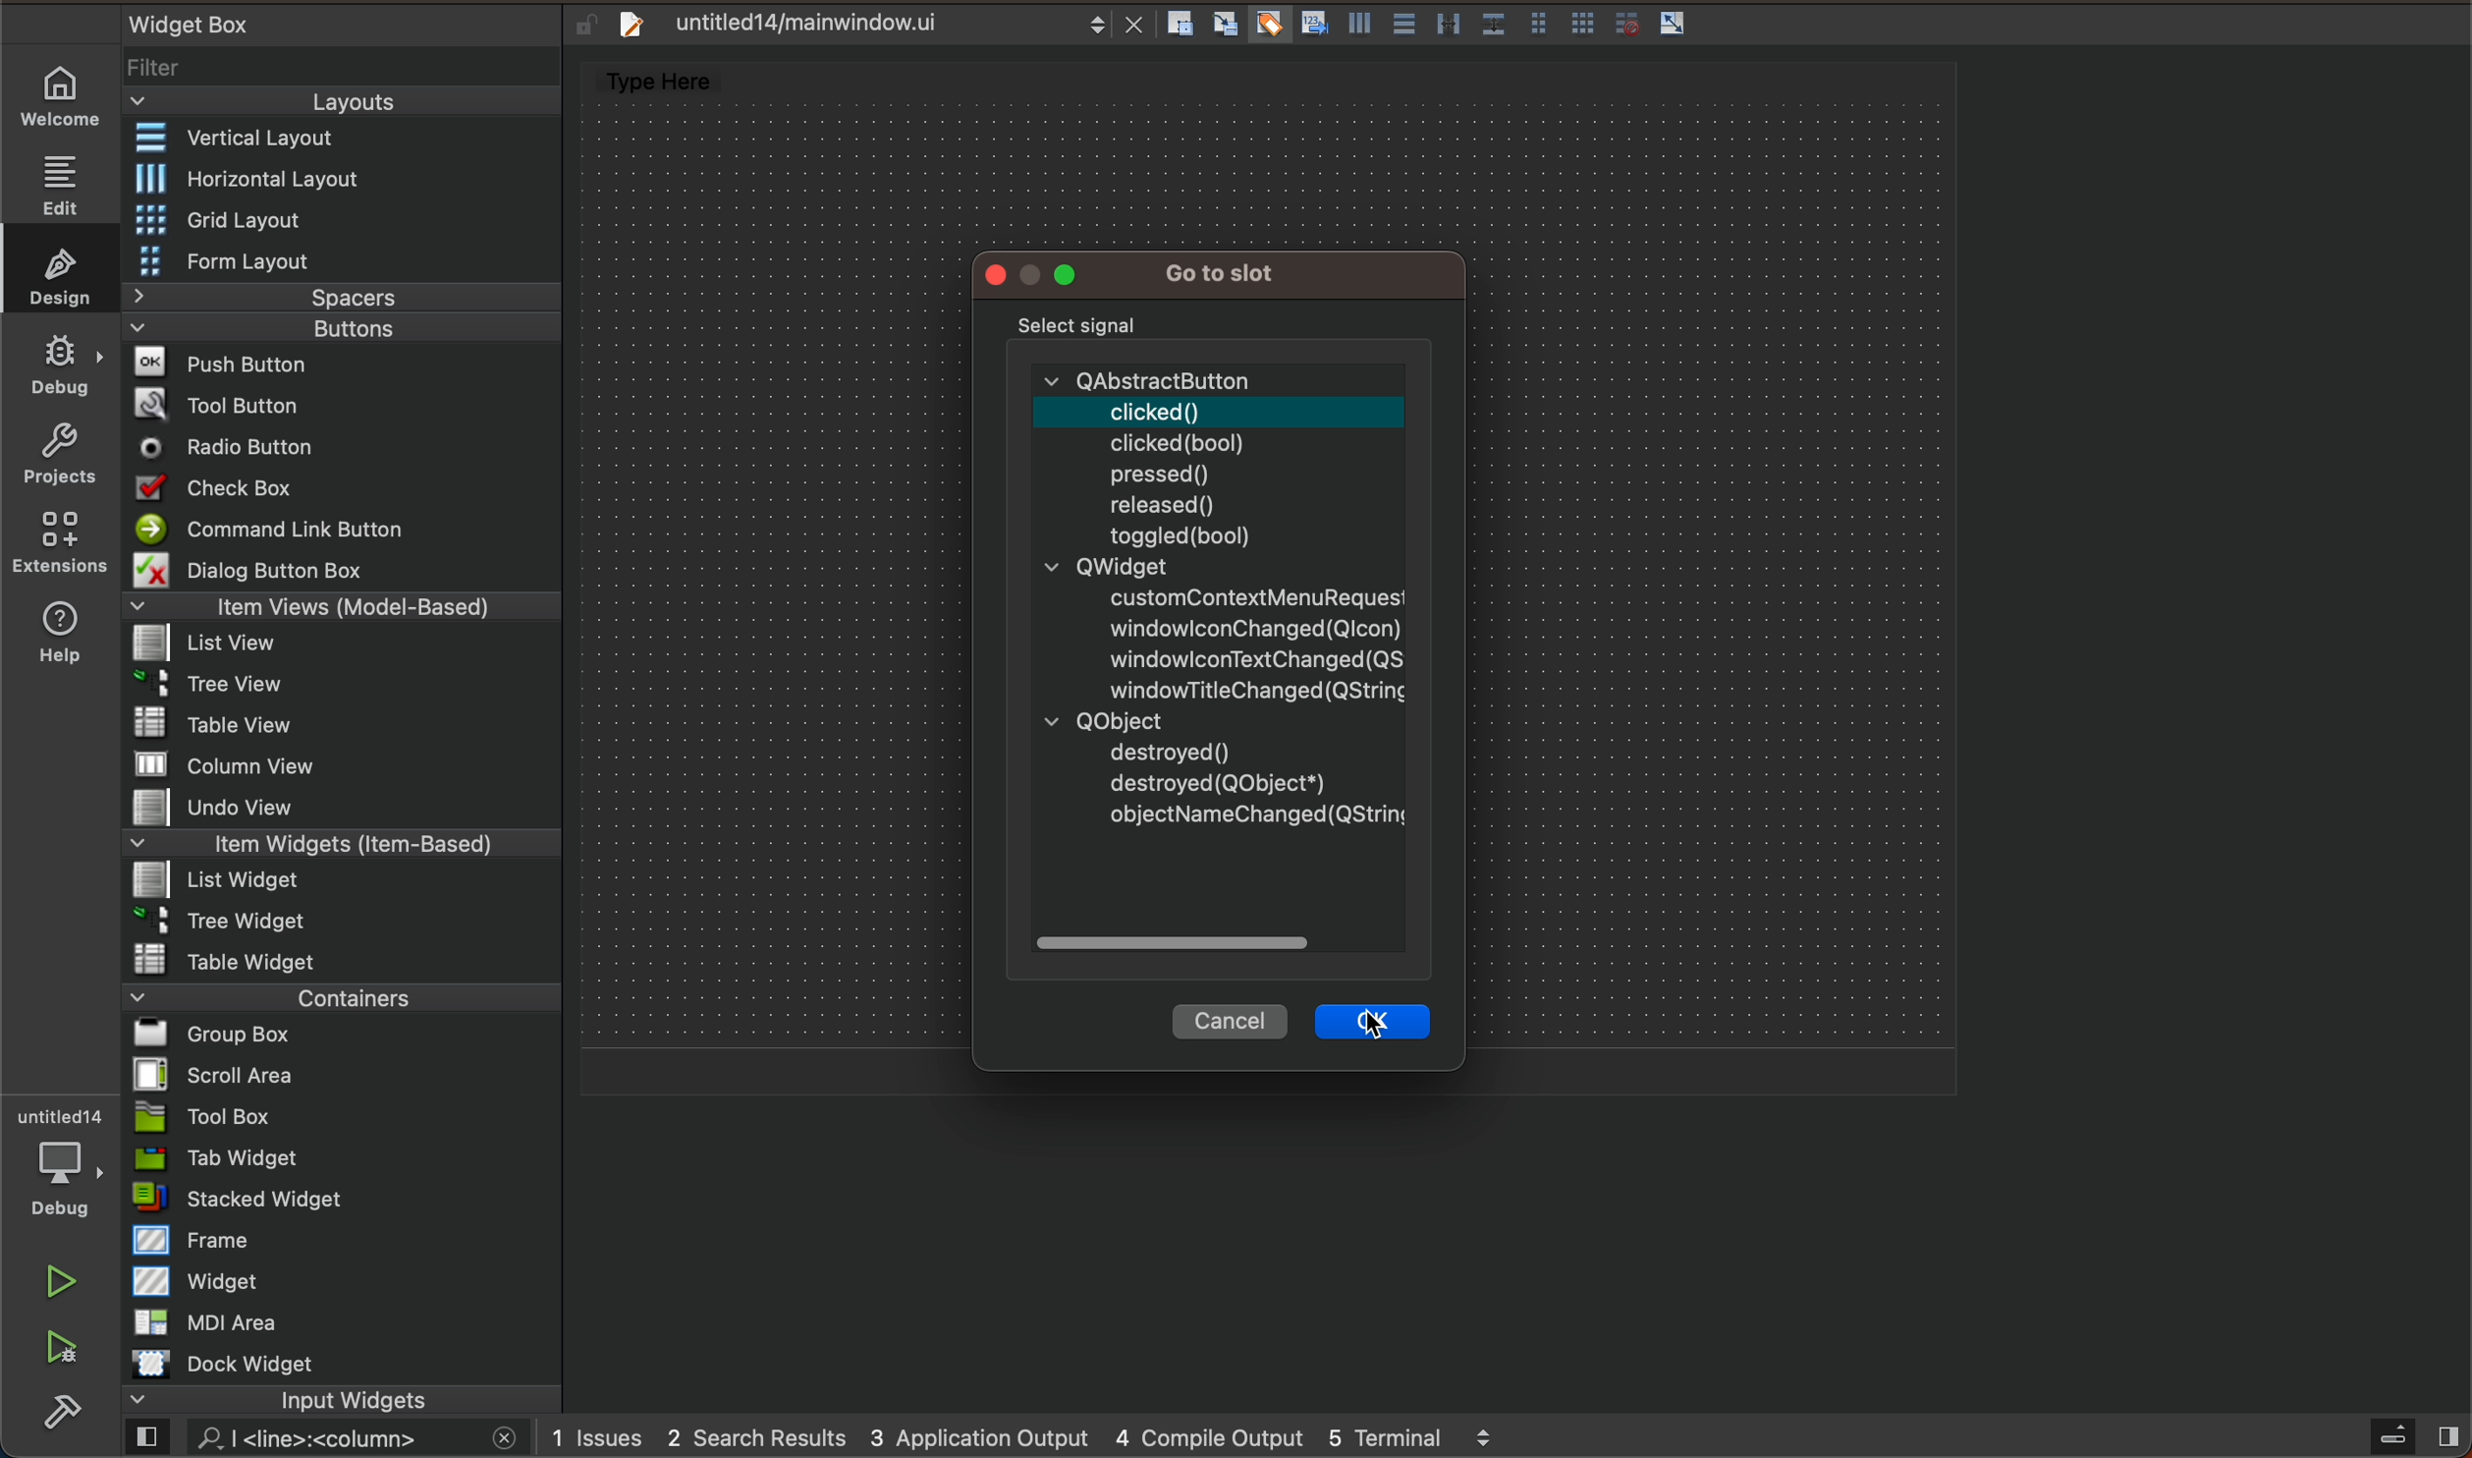 The image size is (2472, 1458). I want to click on Extensions, so click(54, 542).